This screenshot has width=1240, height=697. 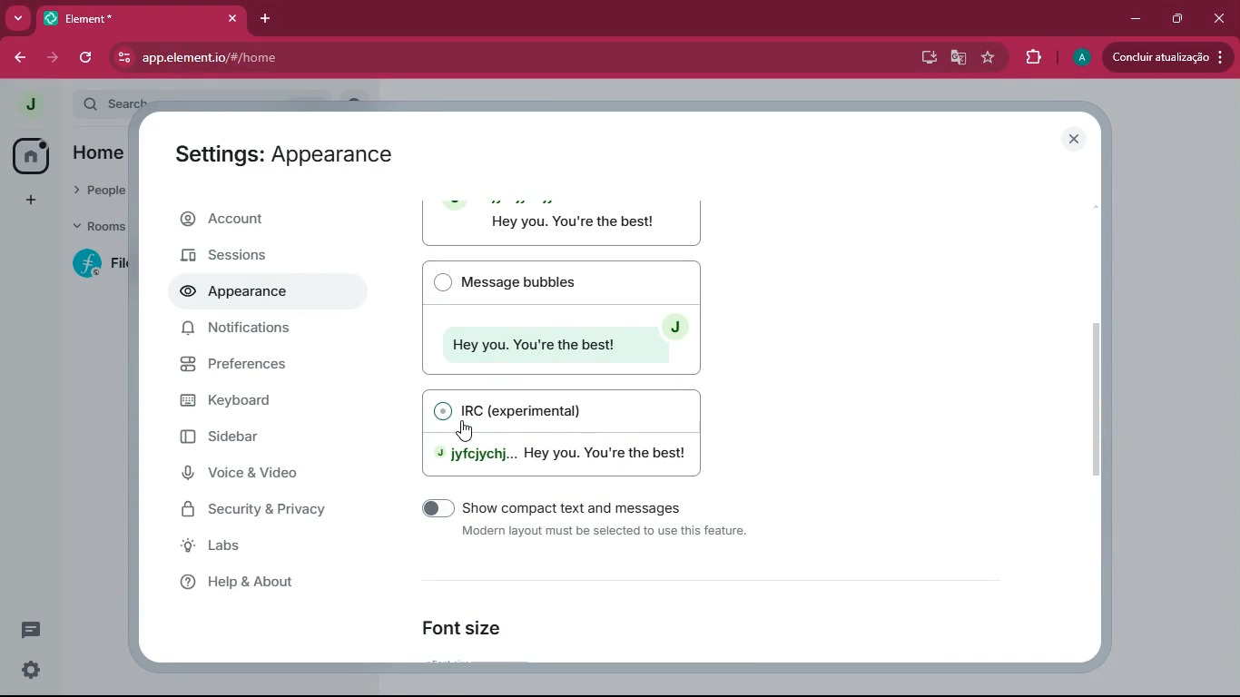 What do you see at coordinates (18, 55) in the screenshot?
I see `back` at bounding box center [18, 55].